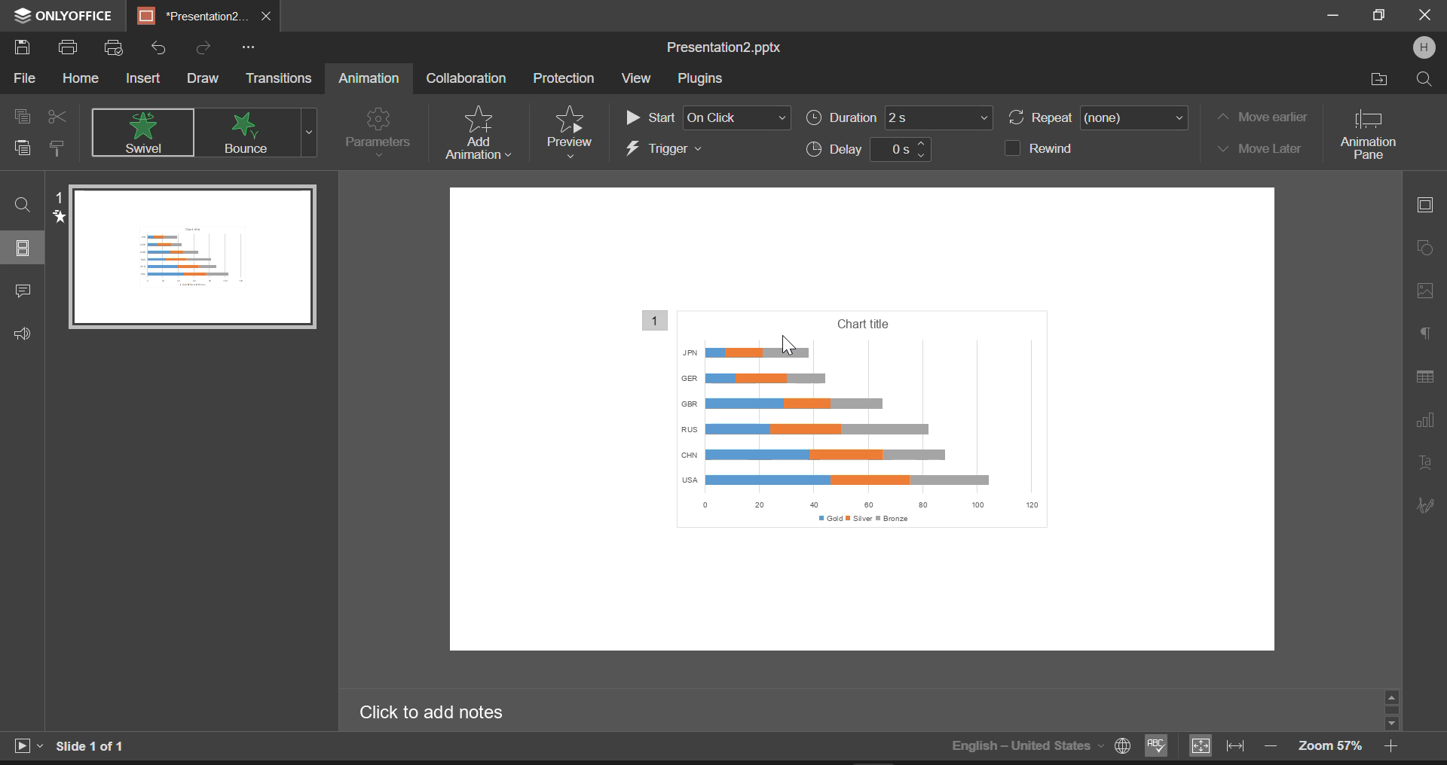 This screenshot has height=765, width=1447. I want to click on Scroll Bar, so click(1393, 709).